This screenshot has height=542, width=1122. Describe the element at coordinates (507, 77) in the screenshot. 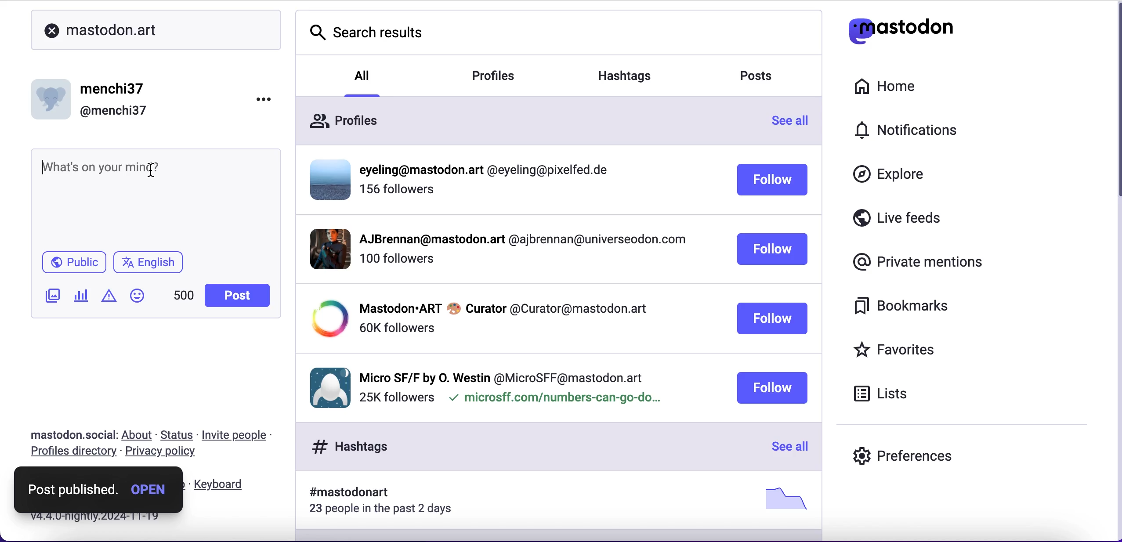

I see `profiles` at that location.